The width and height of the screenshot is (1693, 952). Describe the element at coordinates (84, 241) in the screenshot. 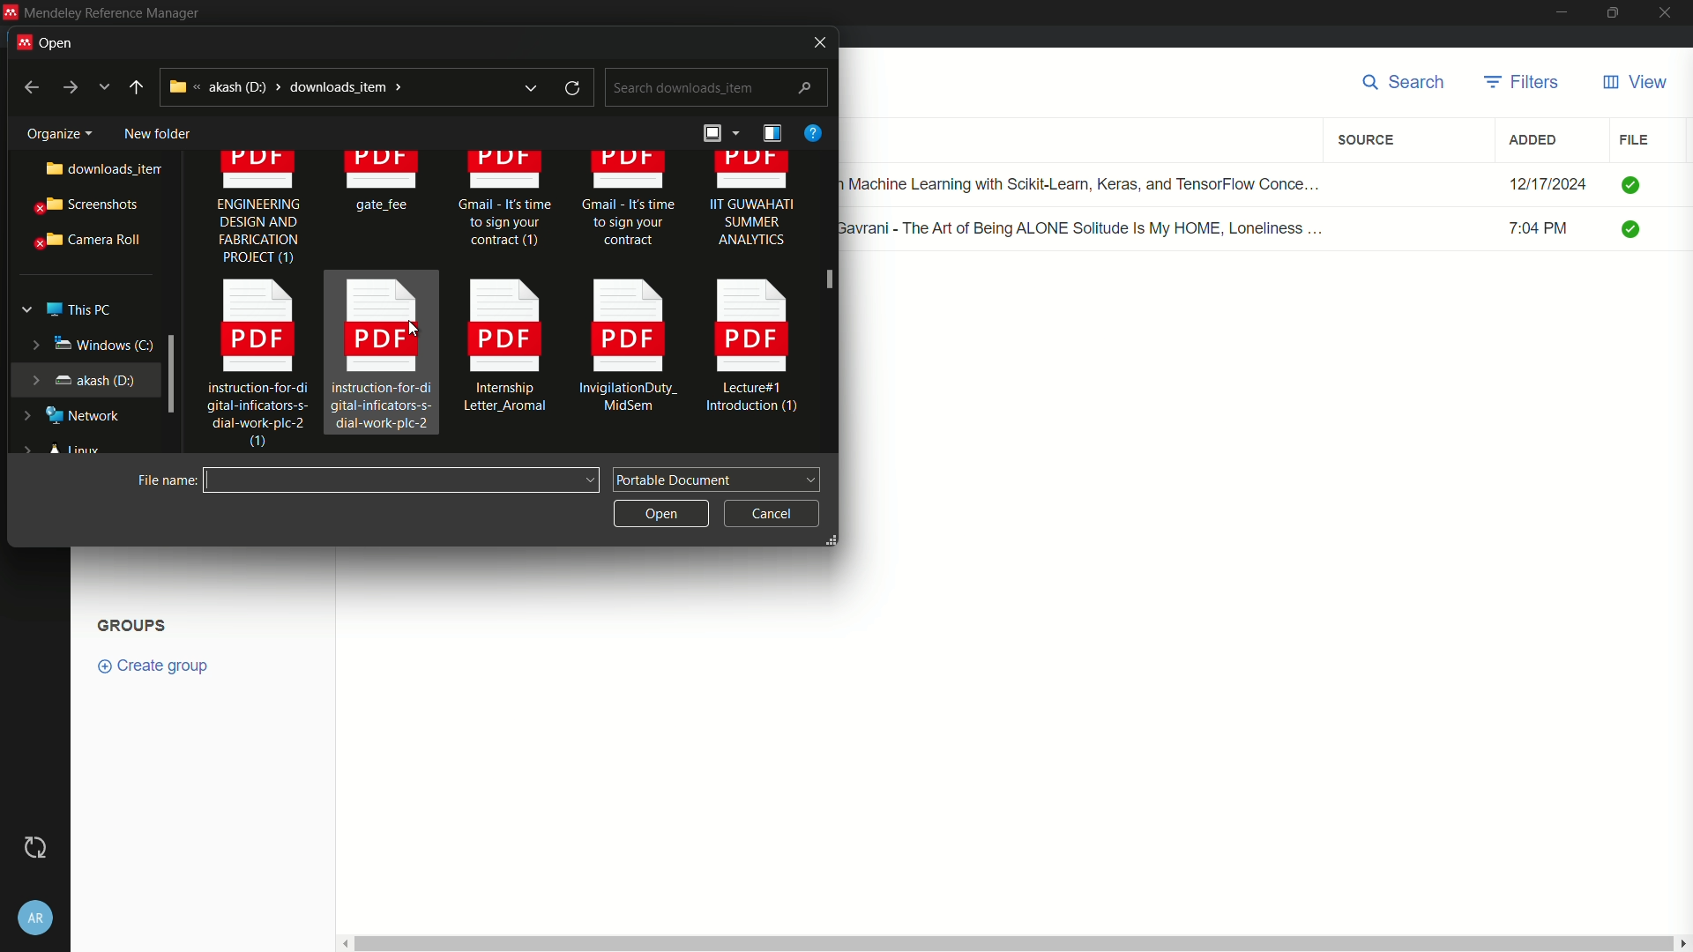

I see `camera roll` at that location.